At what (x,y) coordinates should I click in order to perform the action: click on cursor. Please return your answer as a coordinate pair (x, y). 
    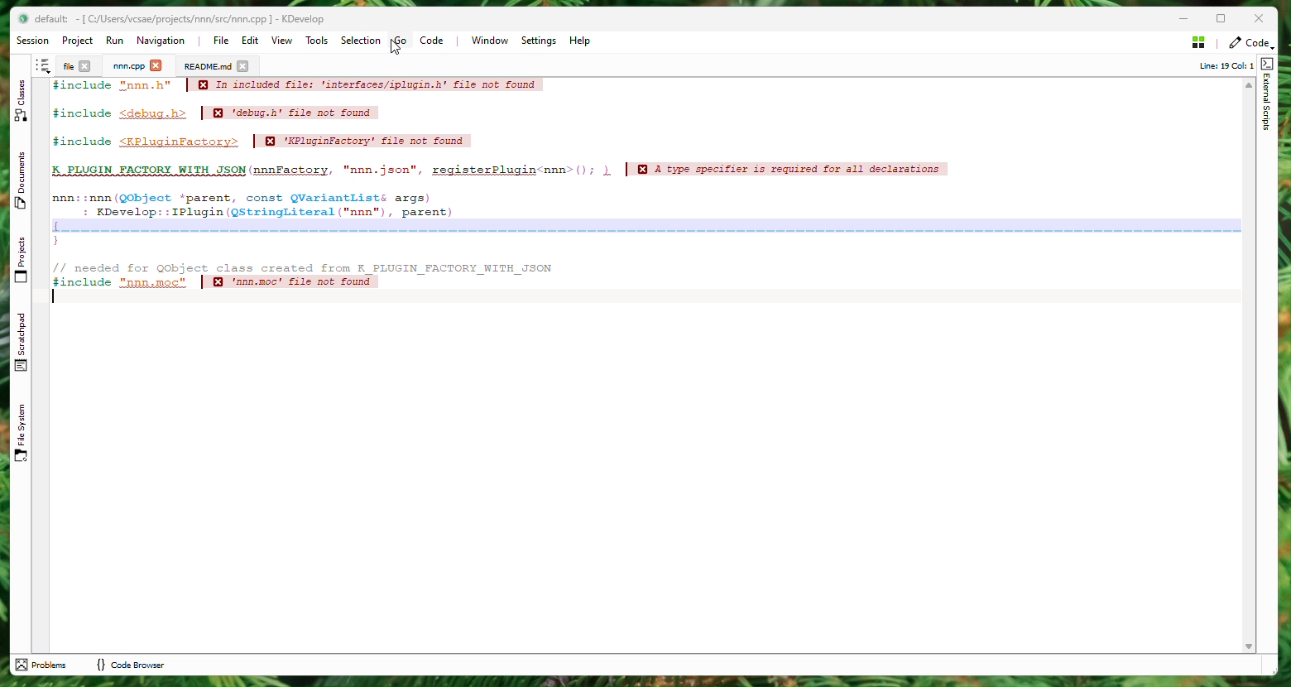
    Looking at the image, I should click on (396, 46).